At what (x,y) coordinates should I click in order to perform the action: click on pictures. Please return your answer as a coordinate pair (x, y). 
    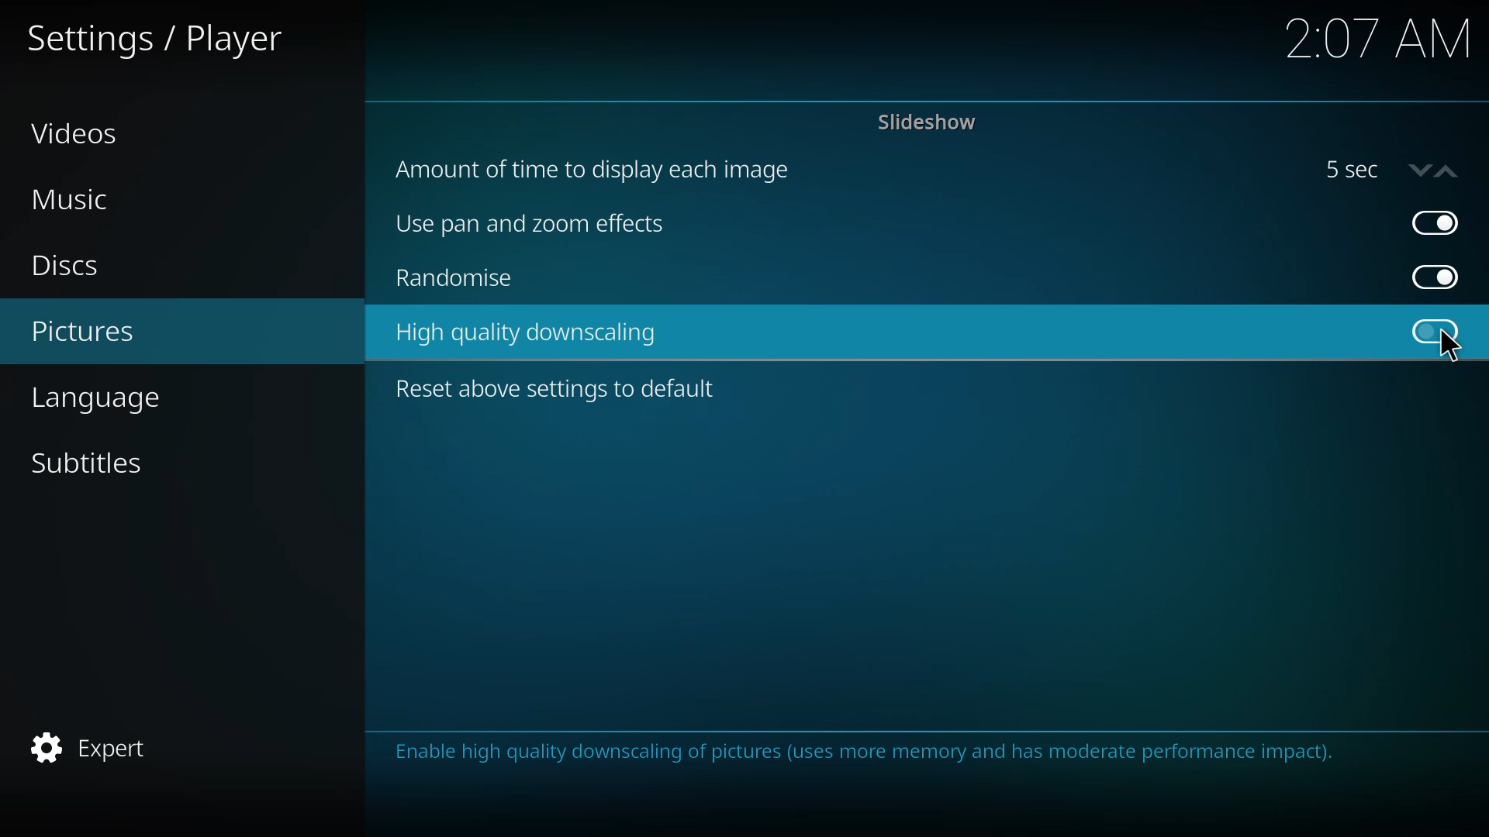
    Looking at the image, I should click on (88, 332).